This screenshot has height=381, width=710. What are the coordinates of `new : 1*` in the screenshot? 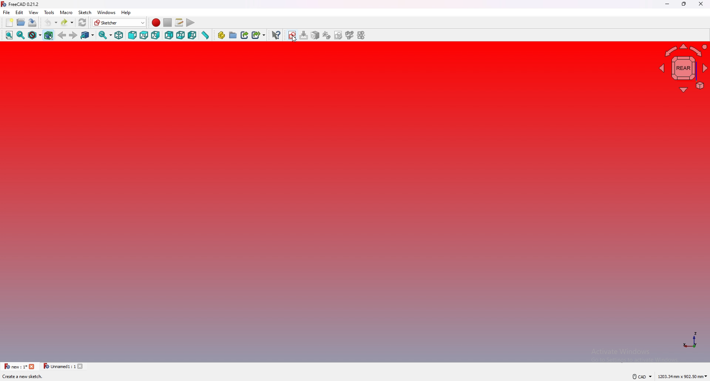 It's located at (15, 366).